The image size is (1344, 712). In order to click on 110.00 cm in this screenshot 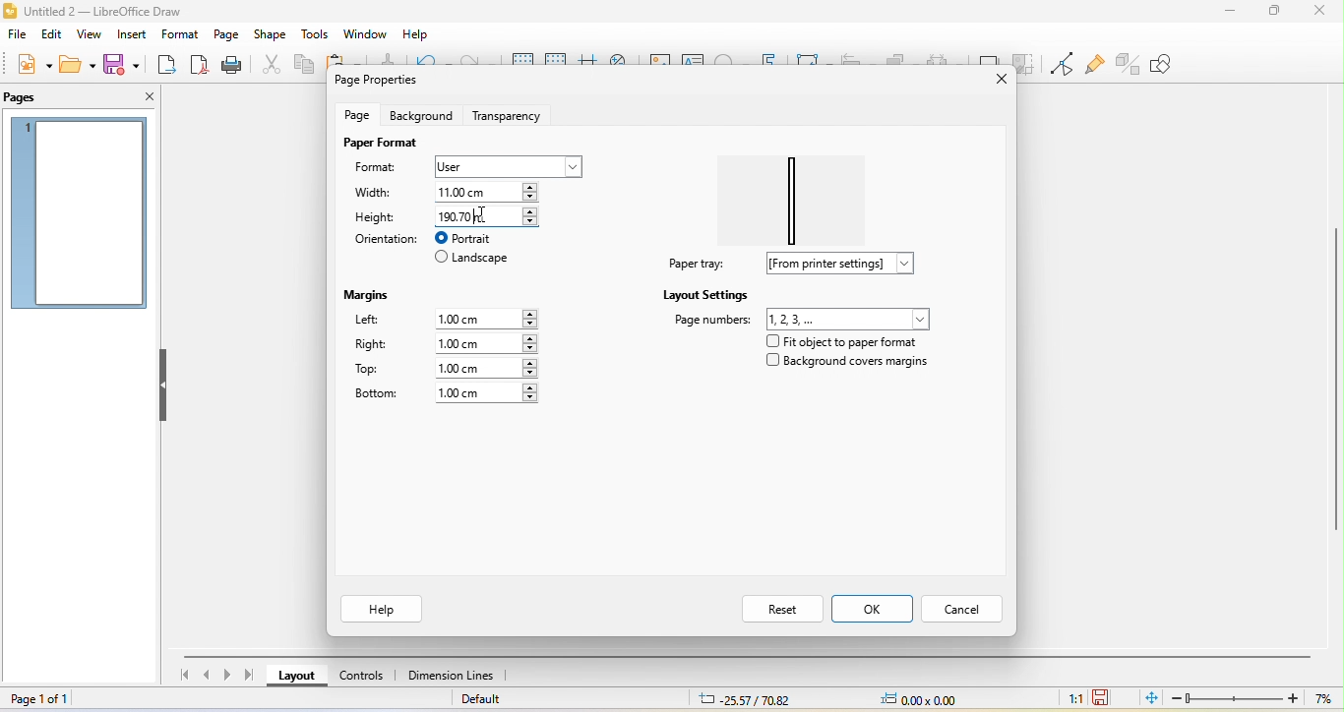, I will do `click(492, 191)`.